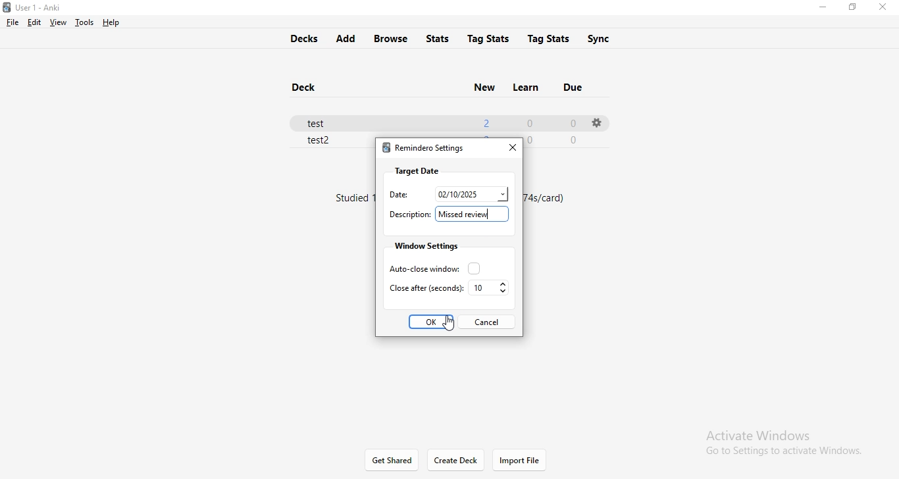 The width and height of the screenshot is (899, 479). I want to click on sync, so click(607, 39).